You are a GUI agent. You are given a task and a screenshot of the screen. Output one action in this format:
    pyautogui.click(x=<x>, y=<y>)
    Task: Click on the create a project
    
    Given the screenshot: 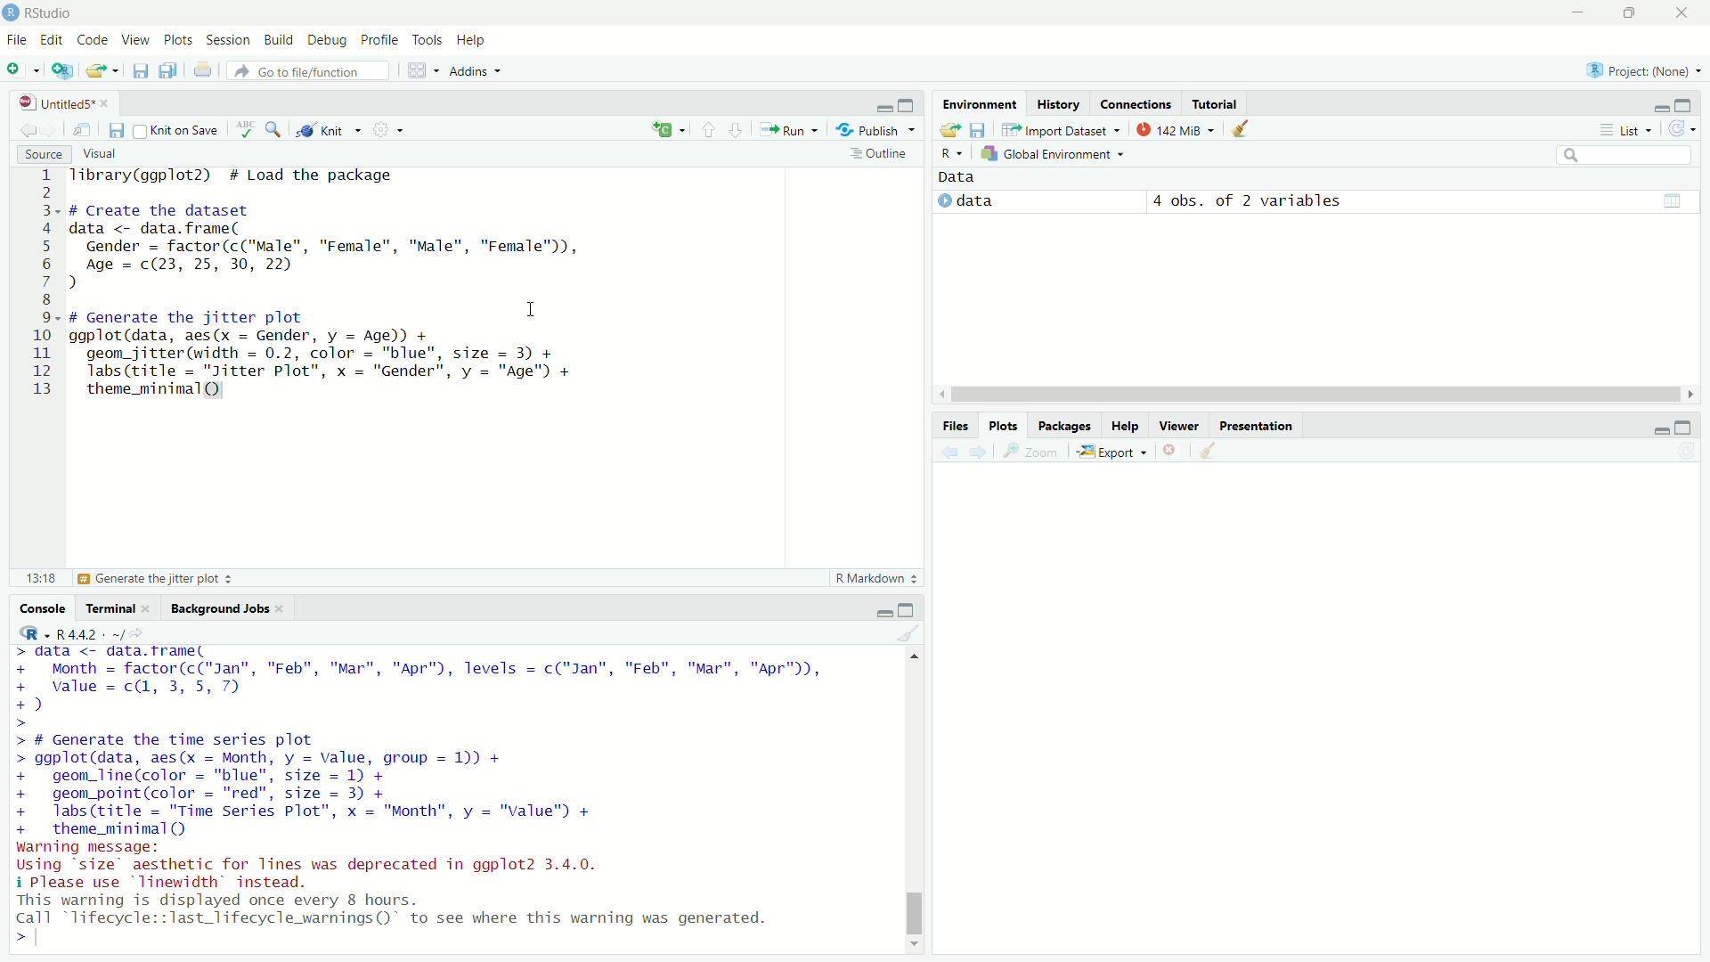 What is the action you would take?
    pyautogui.click(x=63, y=69)
    